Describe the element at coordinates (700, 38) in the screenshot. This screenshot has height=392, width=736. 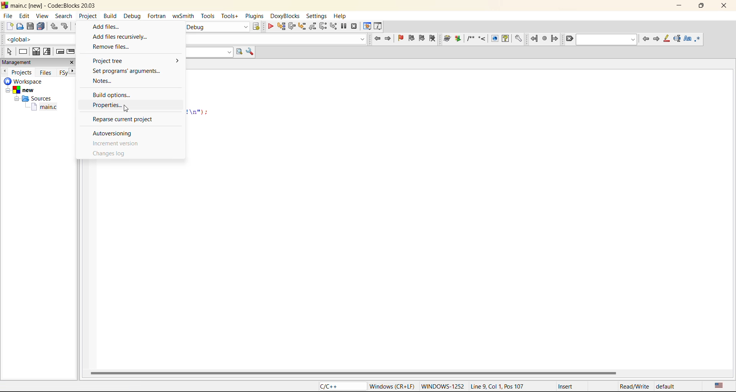
I see `use regex` at that location.